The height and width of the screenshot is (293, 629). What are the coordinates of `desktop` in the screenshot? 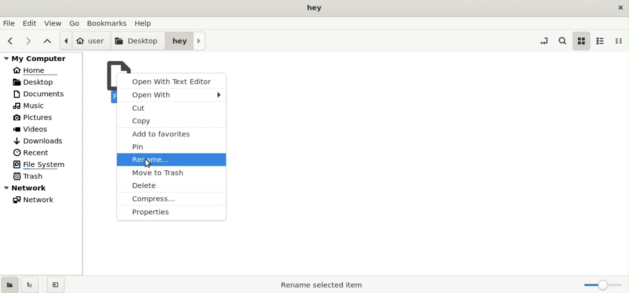 It's located at (139, 40).